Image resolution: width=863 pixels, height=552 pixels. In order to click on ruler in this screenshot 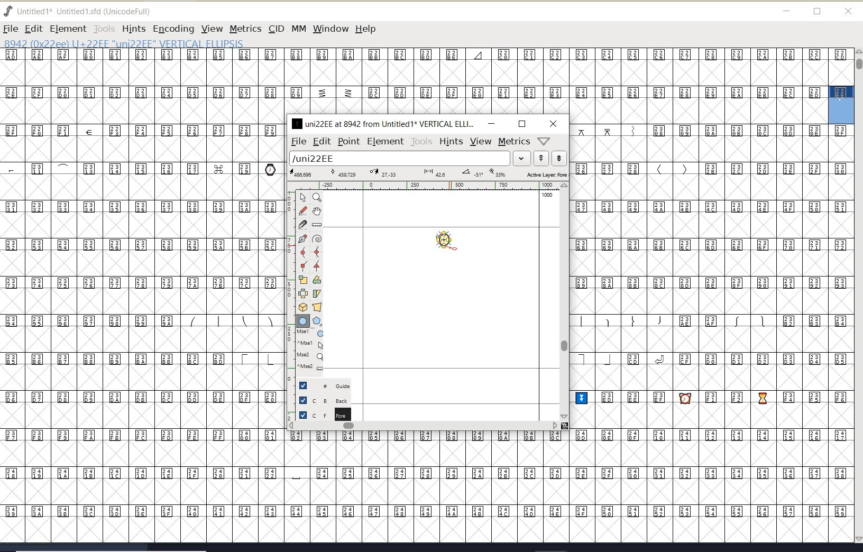, I will do `click(424, 187)`.